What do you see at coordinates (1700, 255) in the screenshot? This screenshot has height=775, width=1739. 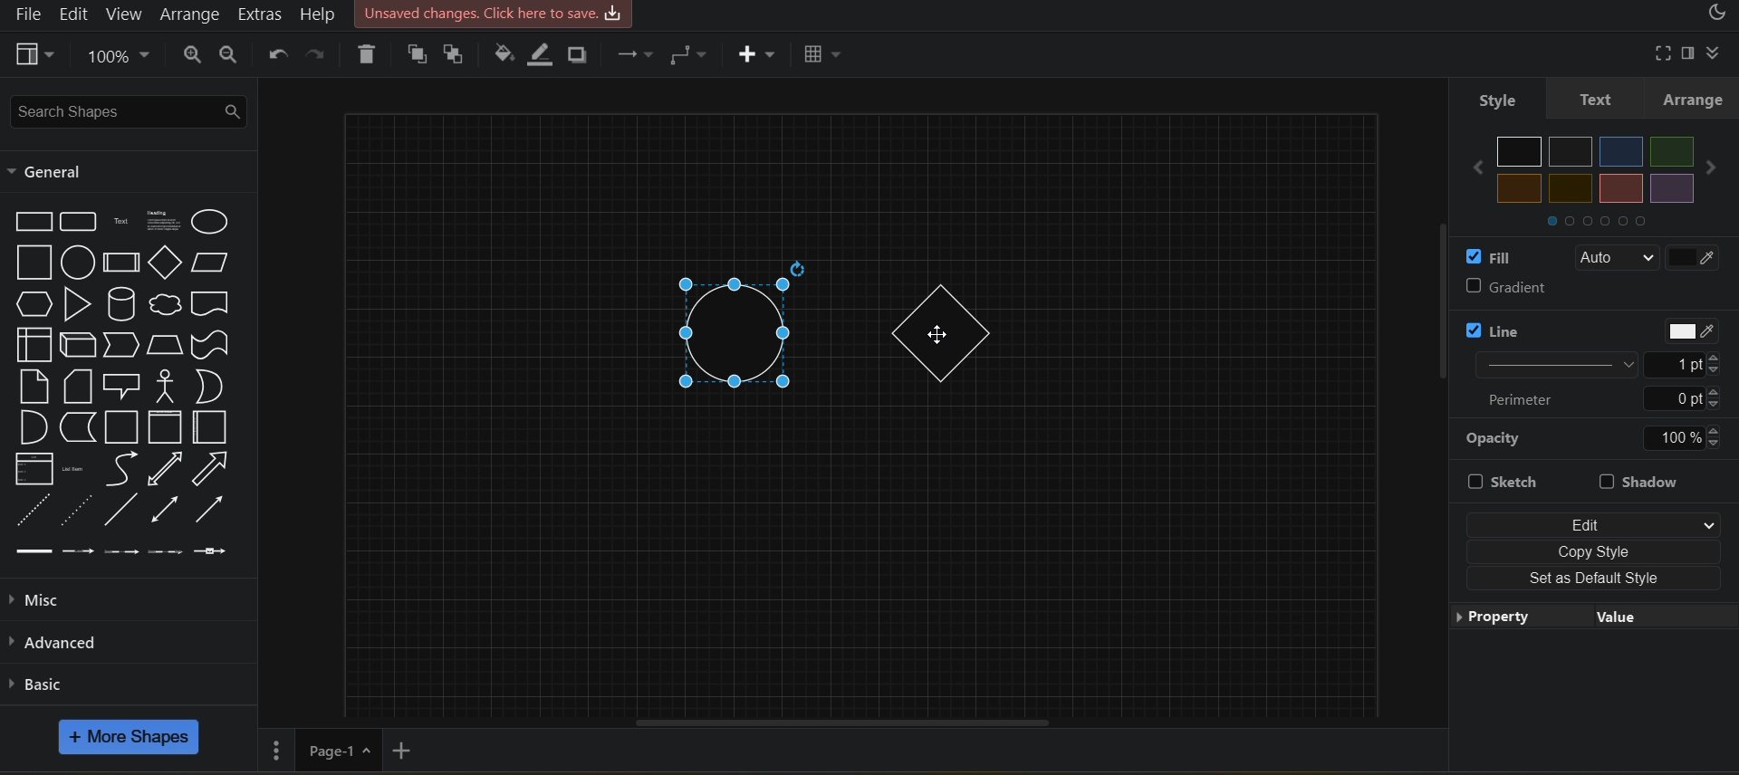 I see `fill color` at bounding box center [1700, 255].